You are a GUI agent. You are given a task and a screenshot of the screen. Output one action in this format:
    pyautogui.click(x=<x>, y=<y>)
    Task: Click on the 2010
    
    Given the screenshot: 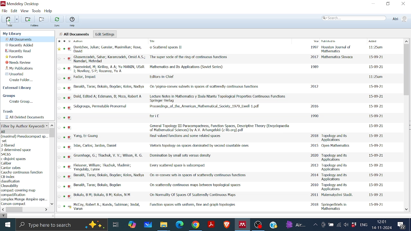 What is the action you would take?
    pyautogui.click(x=315, y=185)
    